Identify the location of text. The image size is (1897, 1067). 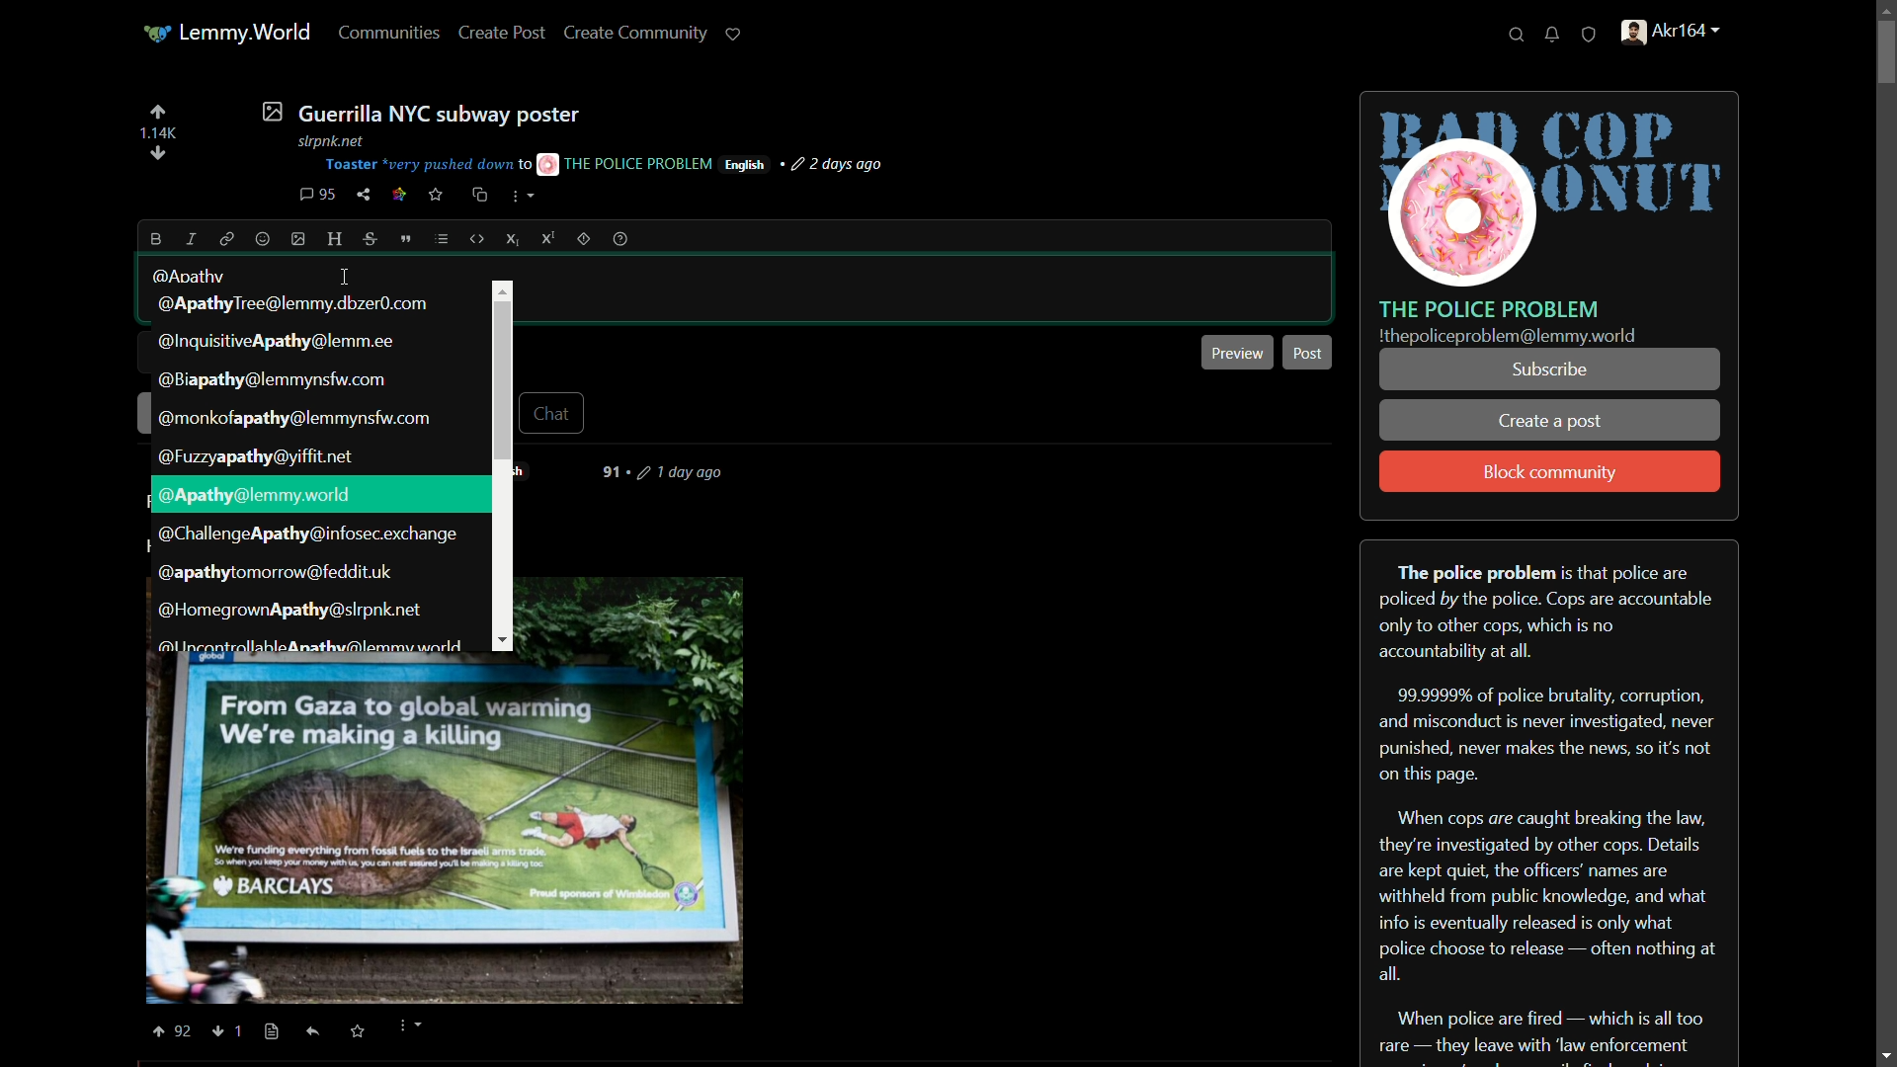
(1508, 337).